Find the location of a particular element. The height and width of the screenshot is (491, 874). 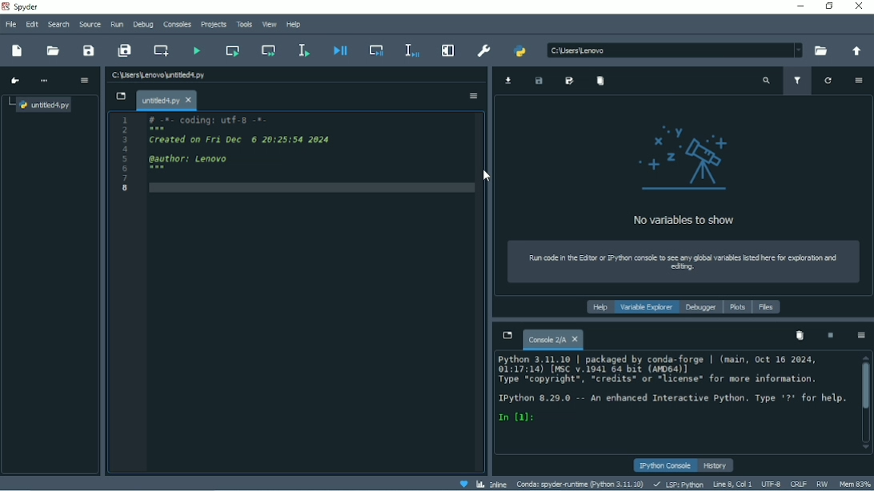

Remove all variables is located at coordinates (599, 81).